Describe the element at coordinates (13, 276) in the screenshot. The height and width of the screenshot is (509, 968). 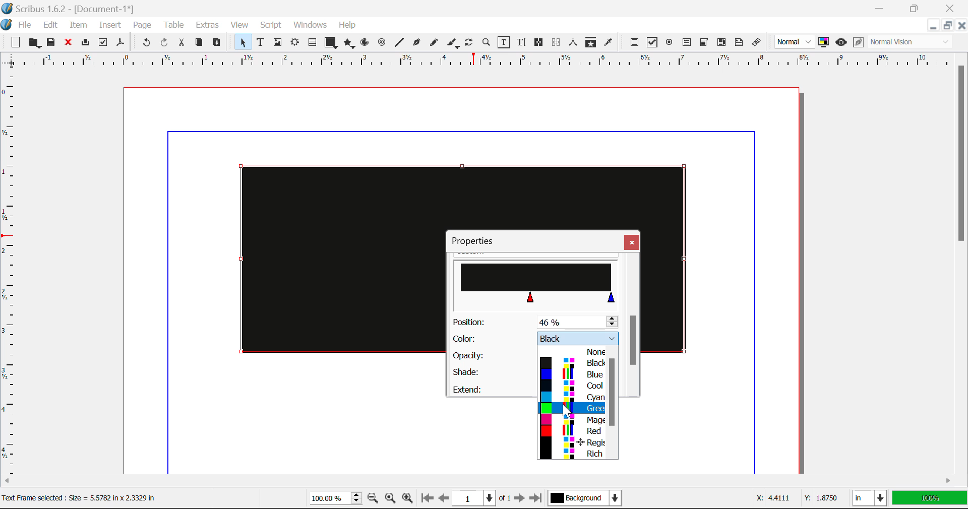
I see `Horizontal Page Margins` at that location.